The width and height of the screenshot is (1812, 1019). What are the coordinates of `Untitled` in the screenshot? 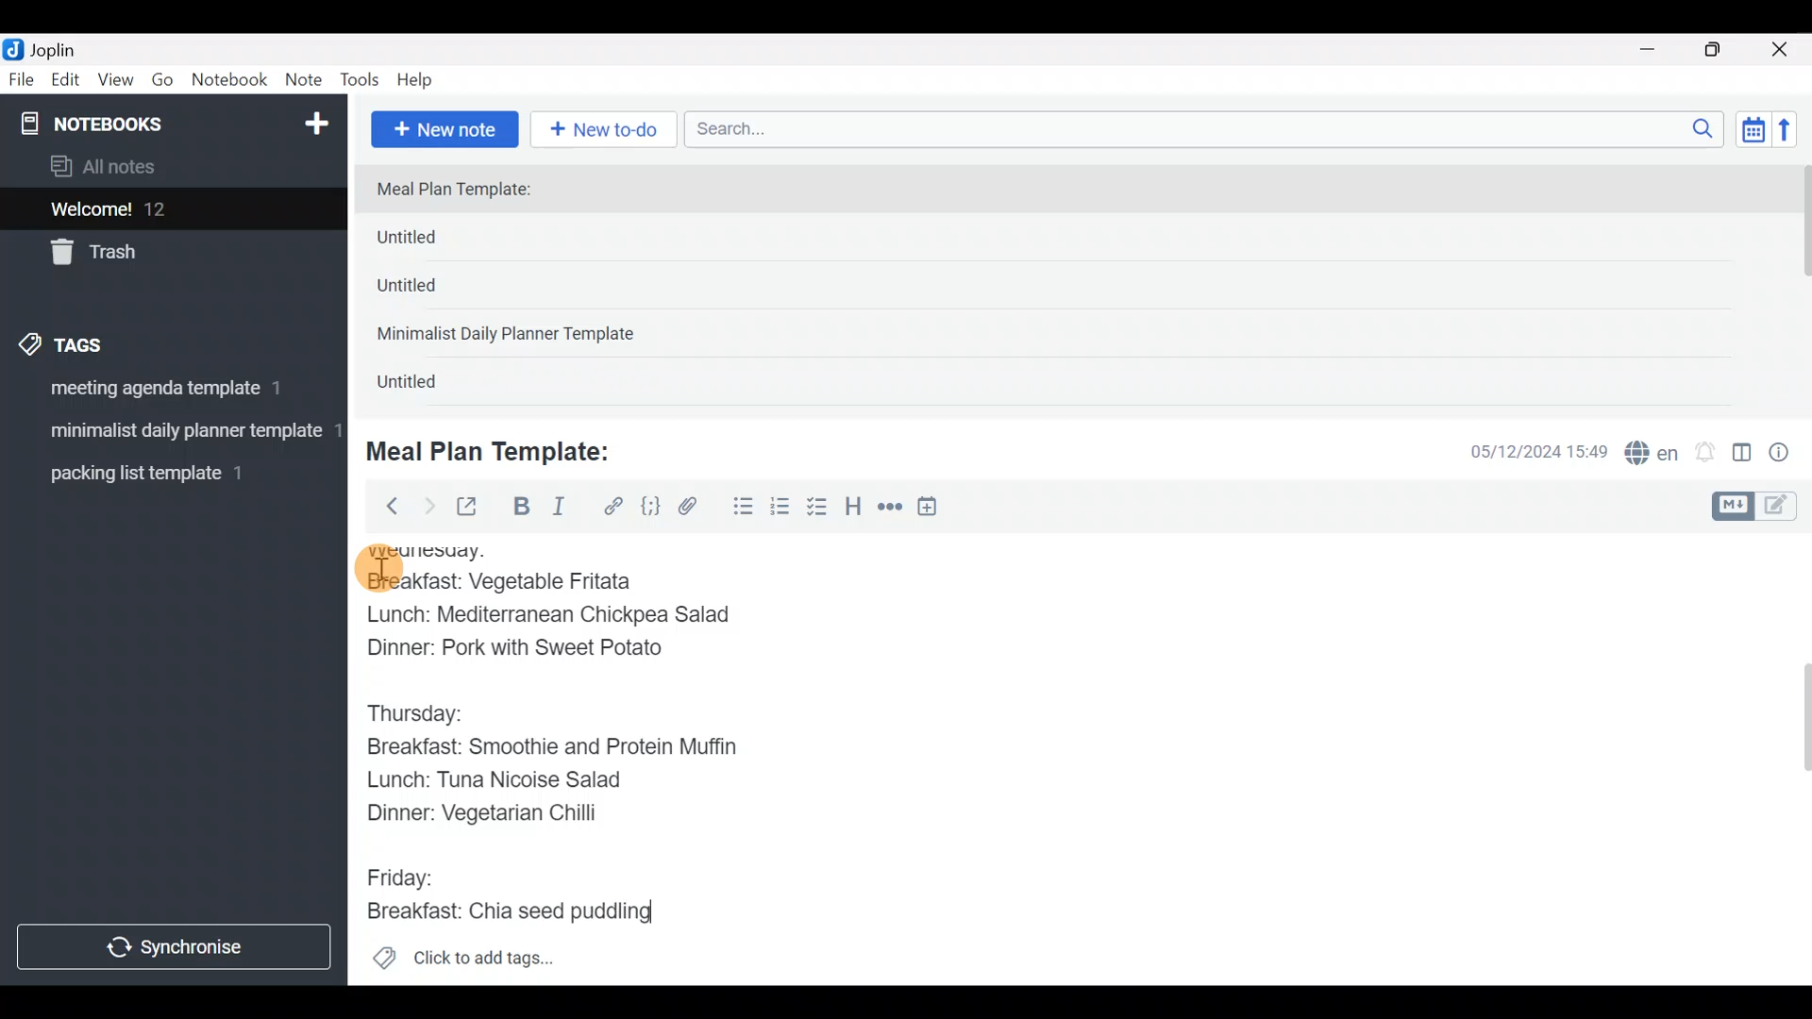 It's located at (438, 242).